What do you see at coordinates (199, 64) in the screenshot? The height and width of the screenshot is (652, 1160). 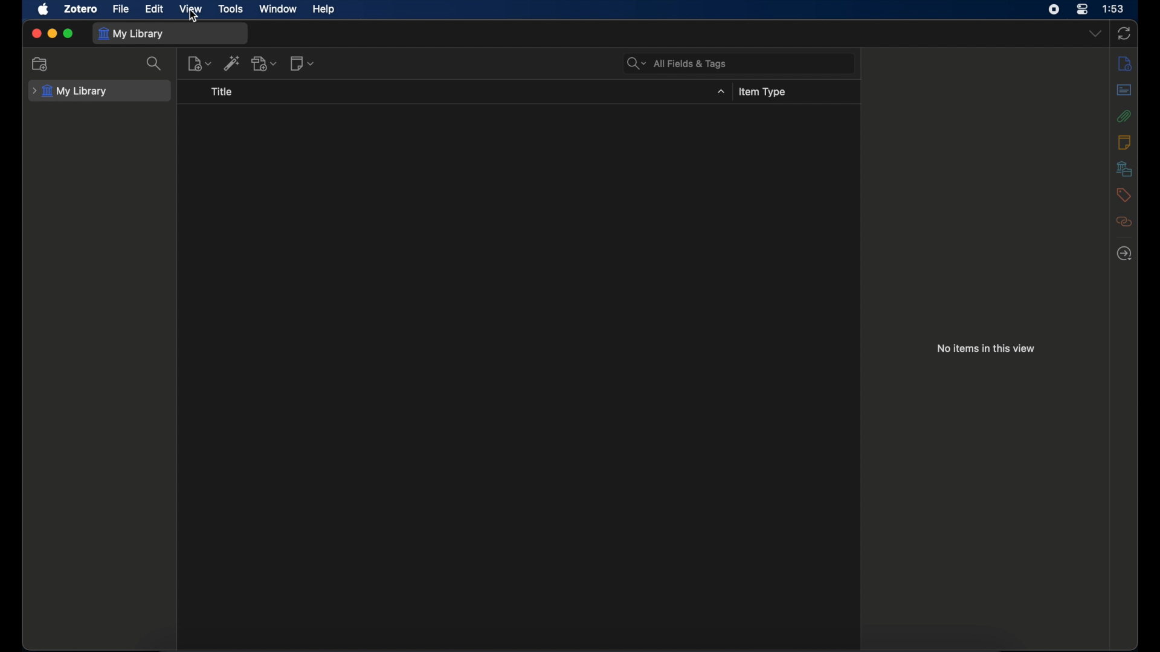 I see `new item` at bounding box center [199, 64].